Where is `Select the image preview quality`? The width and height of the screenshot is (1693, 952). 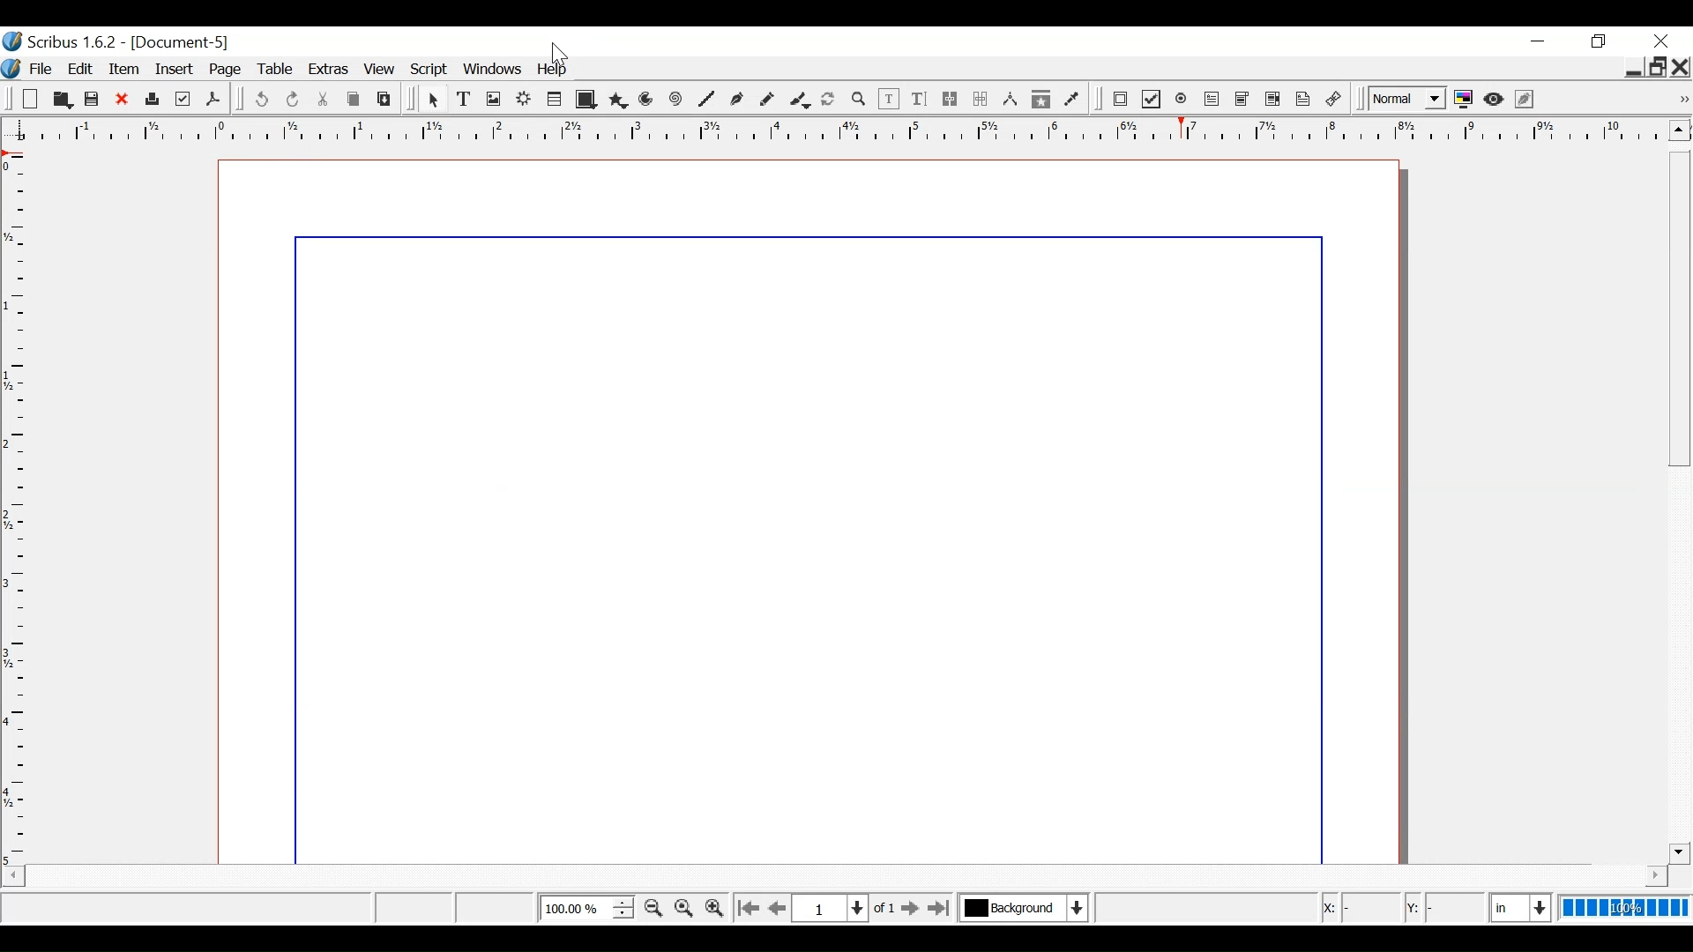 Select the image preview quality is located at coordinates (1405, 100).